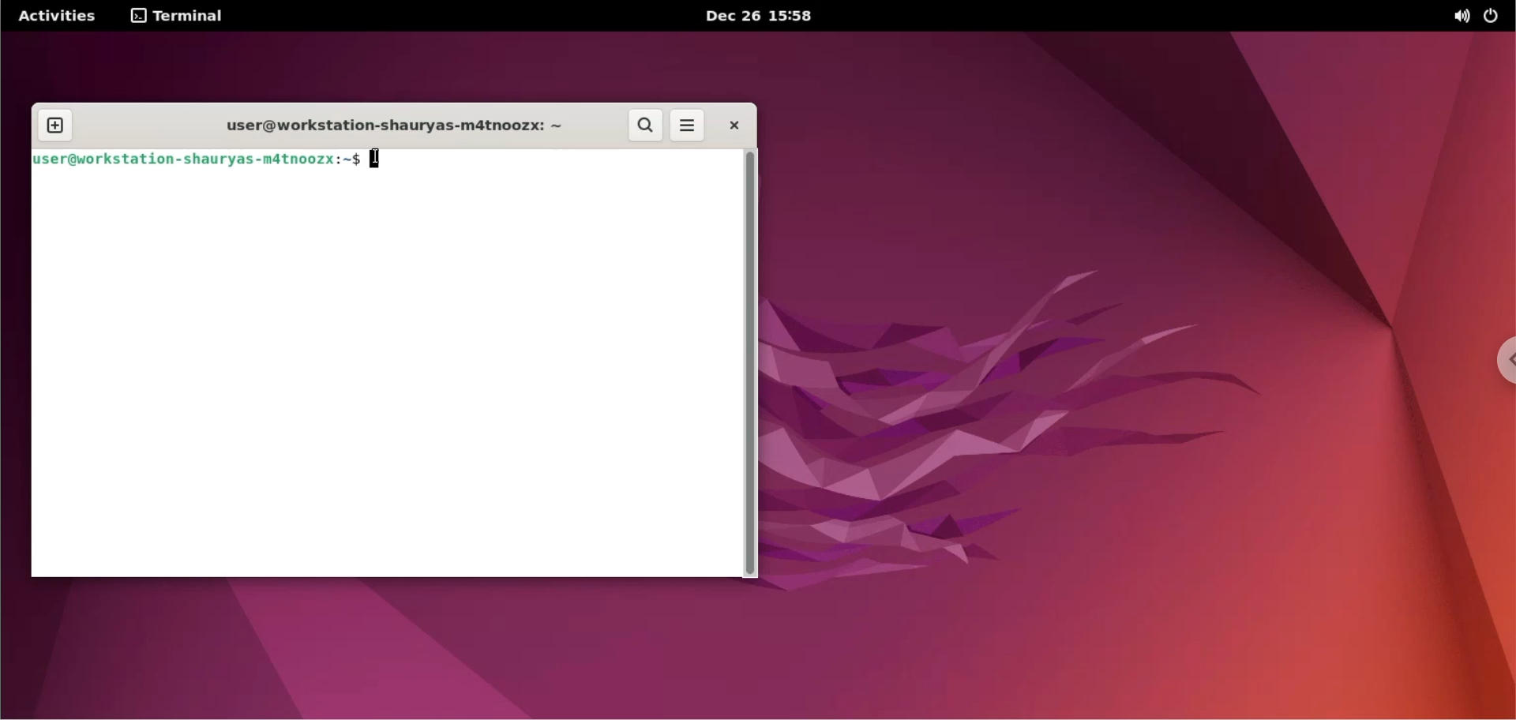 This screenshot has height=720, width=1516. What do you see at coordinates (760, 18) in the screenshot?
I see `Dec 26 15:58` at bounding box center [760, 18].